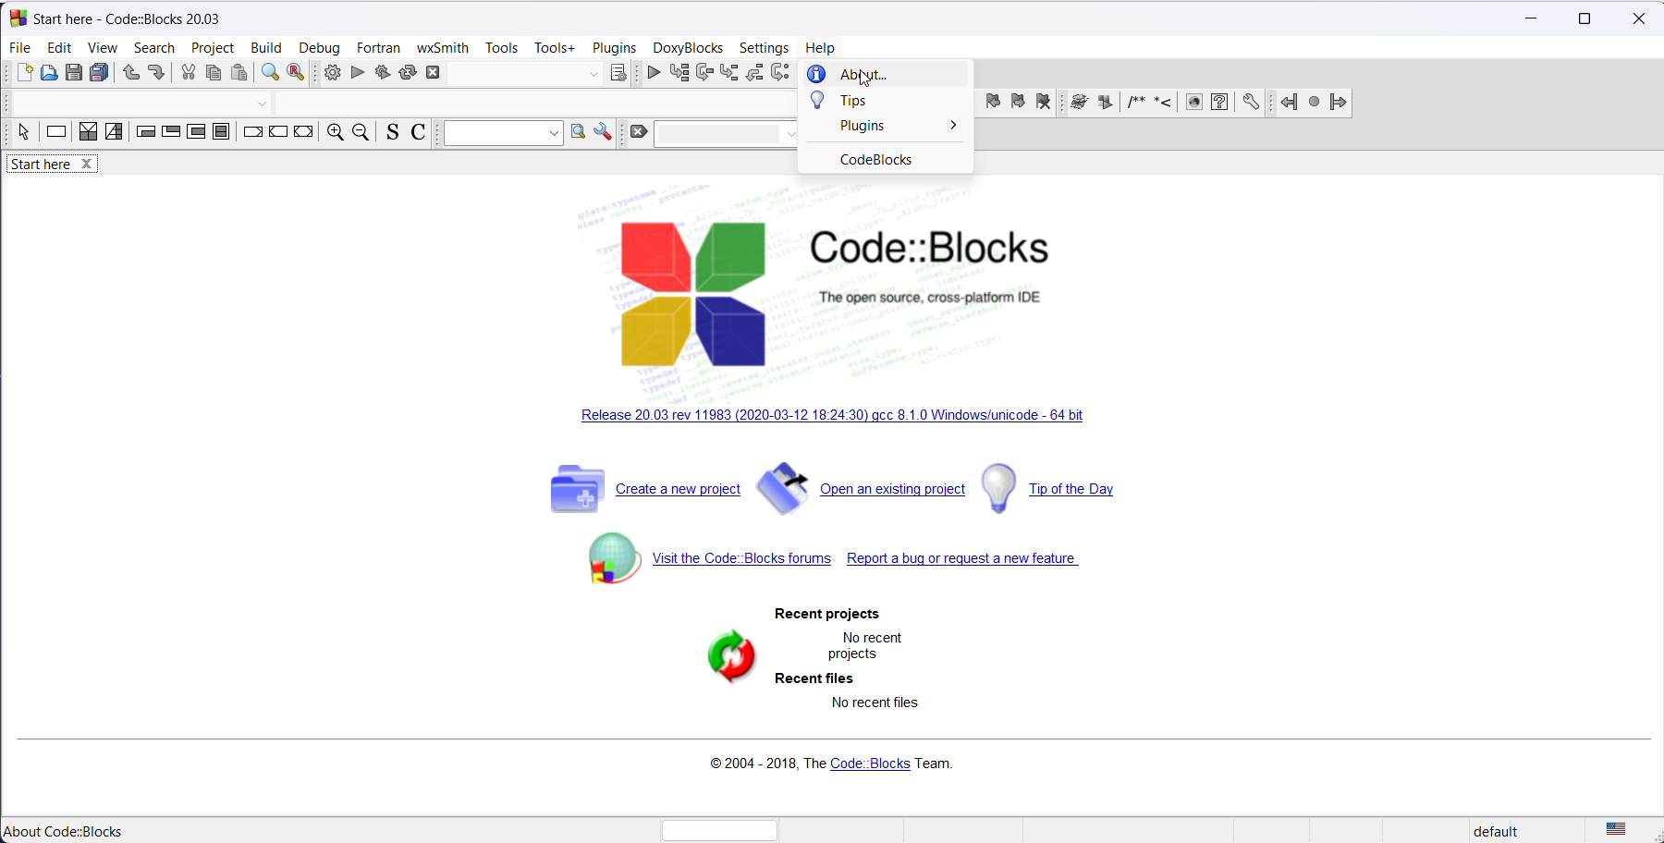 Image resolution: width=1664 pixels, height=843 pixels. Describe the element at coordinates (60, 48) in the screenshot. I see `edit` at that location.